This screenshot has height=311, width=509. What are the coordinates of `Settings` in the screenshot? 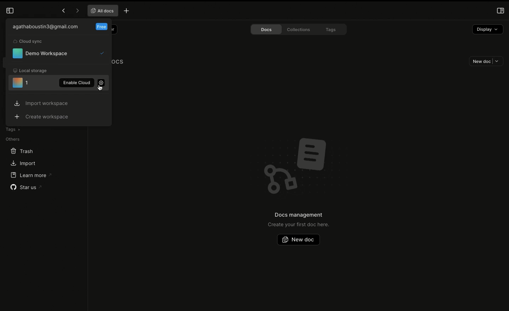 It's located at (101, 84).